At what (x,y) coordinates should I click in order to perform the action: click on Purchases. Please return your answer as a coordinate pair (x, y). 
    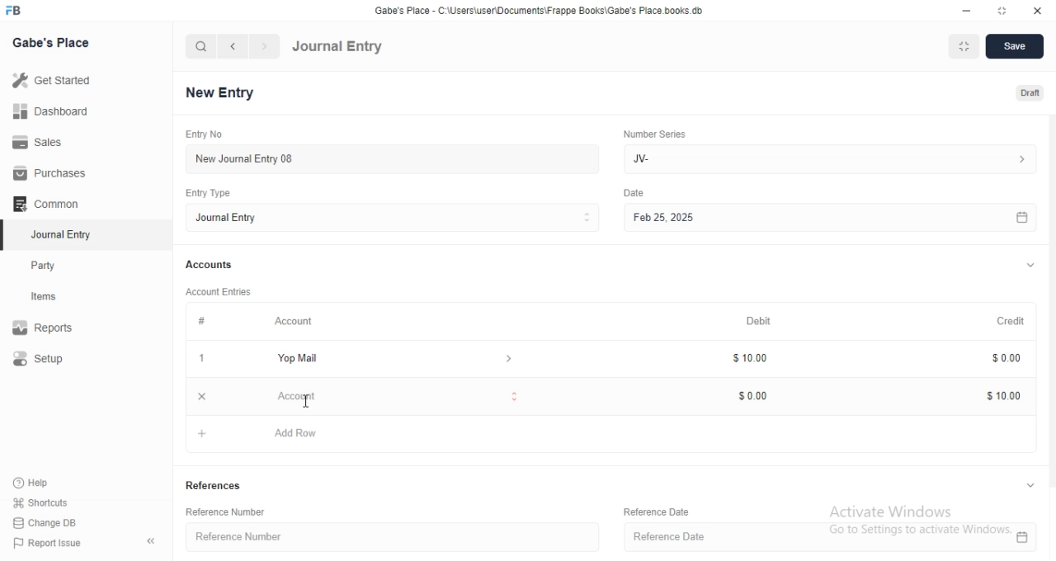
    Looking at the image, I should click on (48, 173).